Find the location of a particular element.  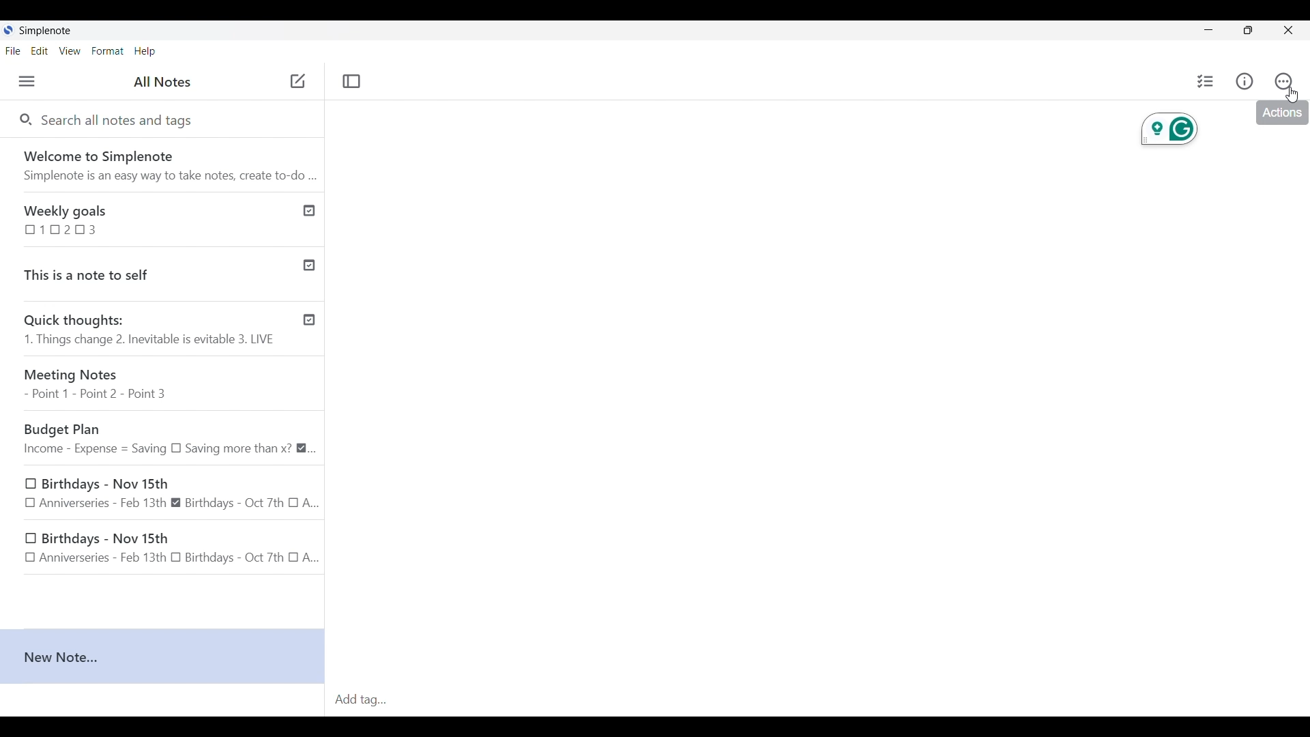

Edit menu is located at coordinates (40, 50).